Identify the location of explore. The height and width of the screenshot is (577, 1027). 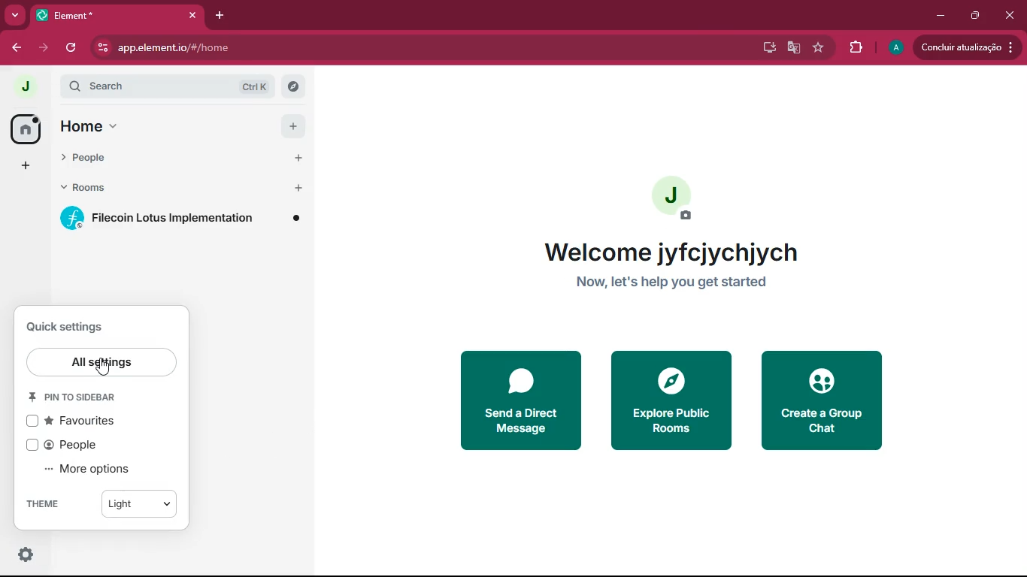
(293, 89).